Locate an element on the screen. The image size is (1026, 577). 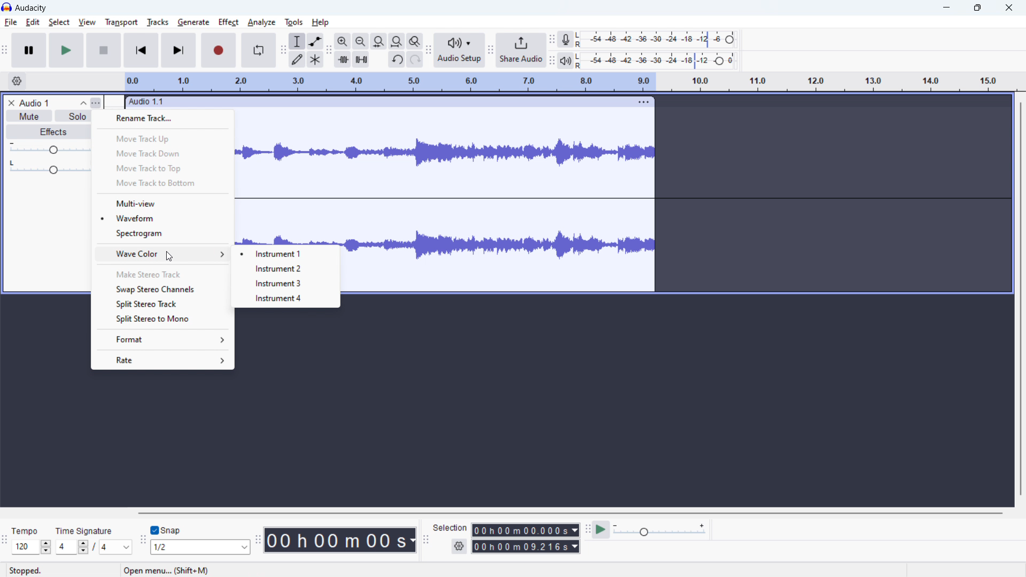
Stopped is located at coordinates (26, 570).